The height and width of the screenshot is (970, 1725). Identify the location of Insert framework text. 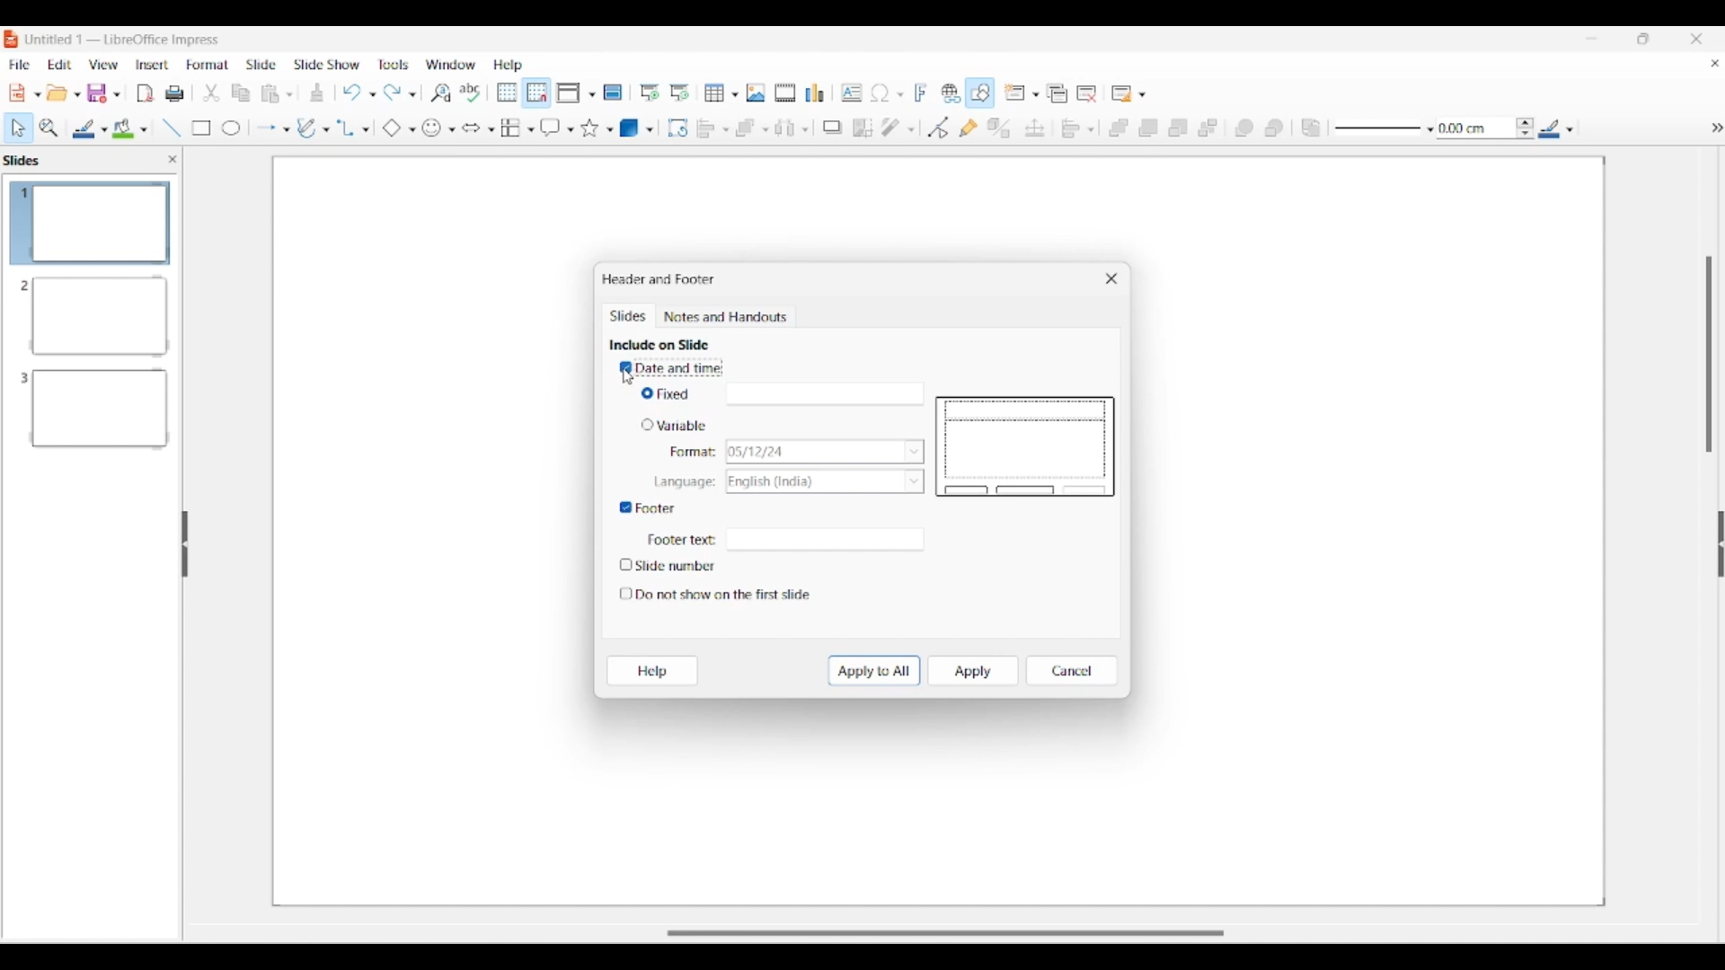
(921, 93).